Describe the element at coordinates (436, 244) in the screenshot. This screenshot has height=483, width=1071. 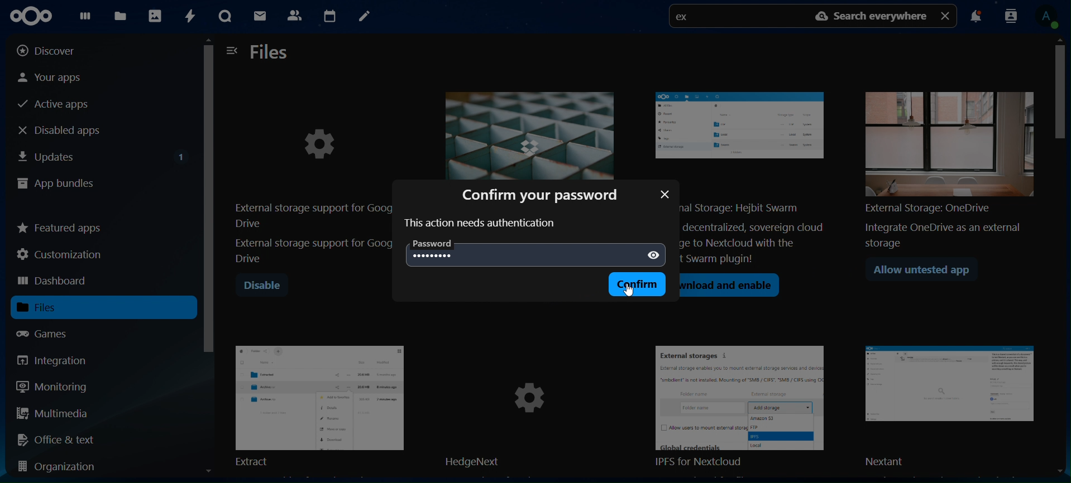
I see `password` at that location.